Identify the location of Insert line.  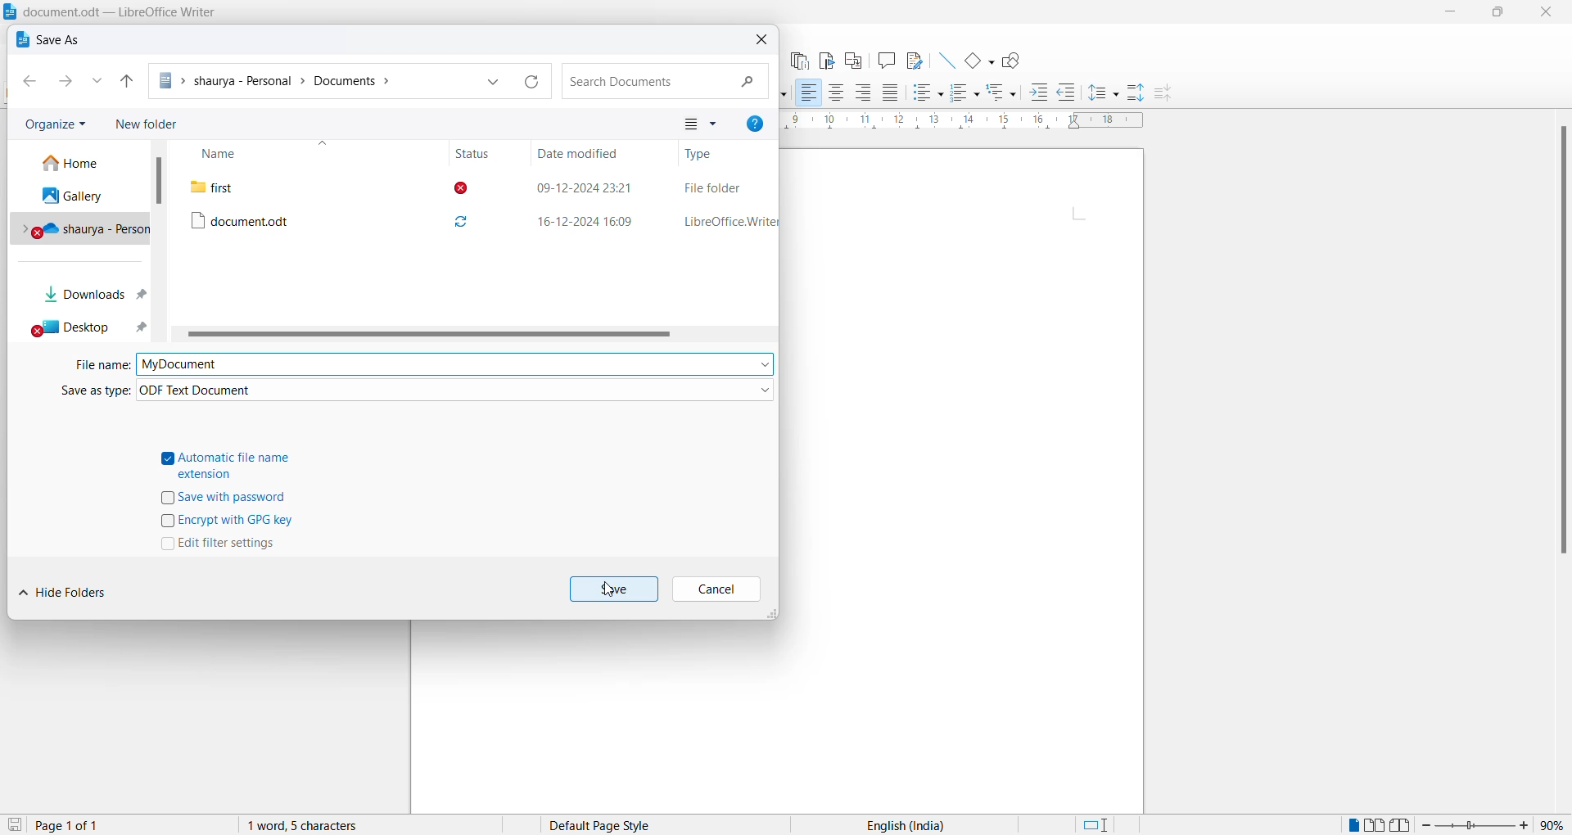
(946, 61).